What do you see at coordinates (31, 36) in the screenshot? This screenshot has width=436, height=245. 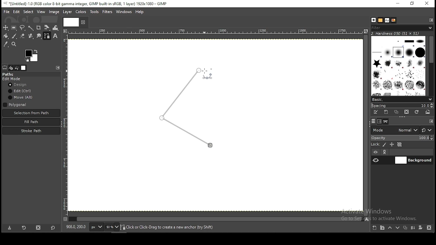 I see `heal tool` at bounding box center [31, 36].